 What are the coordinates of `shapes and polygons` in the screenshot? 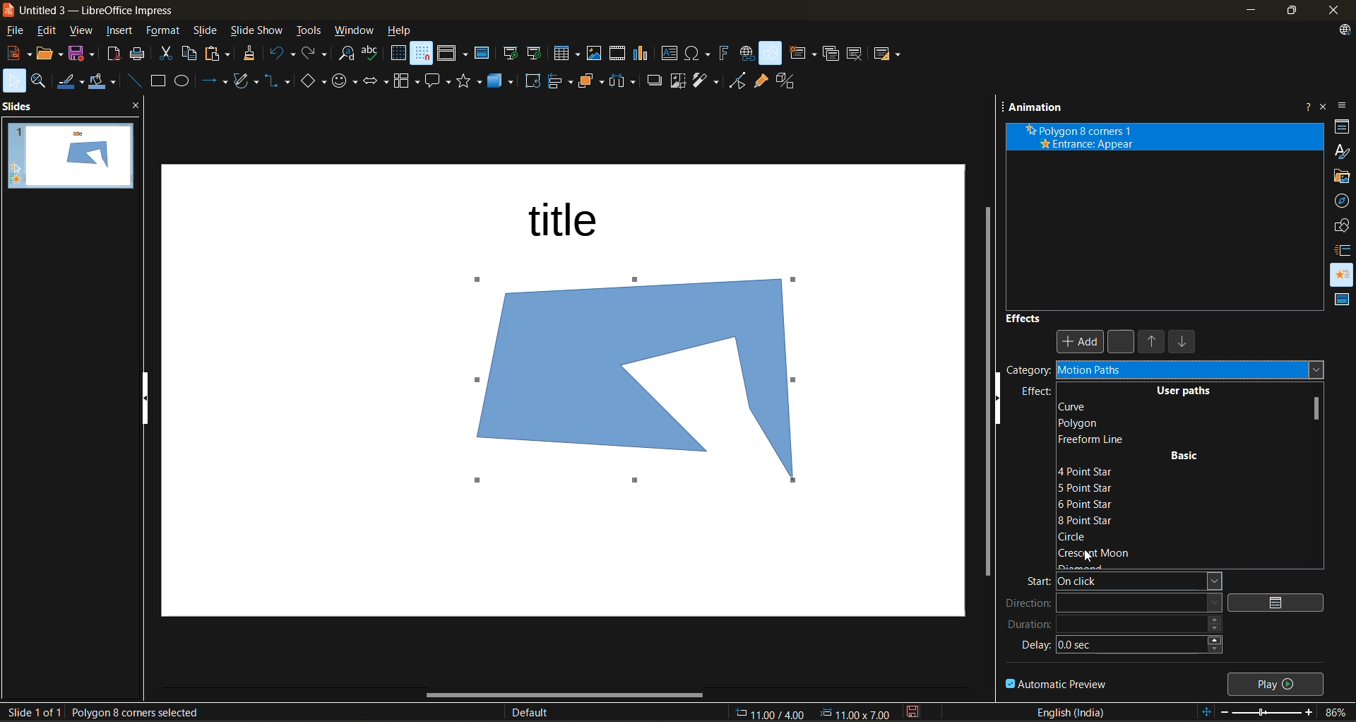 It's located at (244, 80).